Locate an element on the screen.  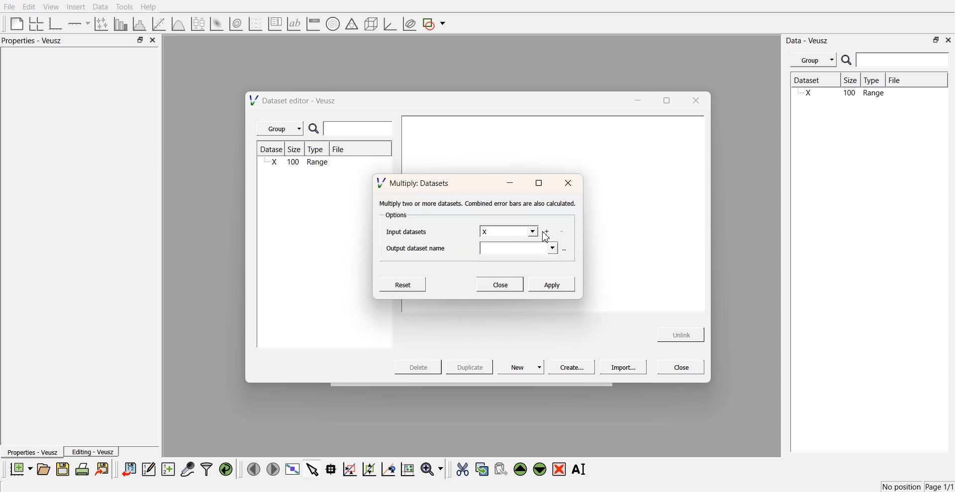
Rename the selected widgets is located at coordinates (581, 469).